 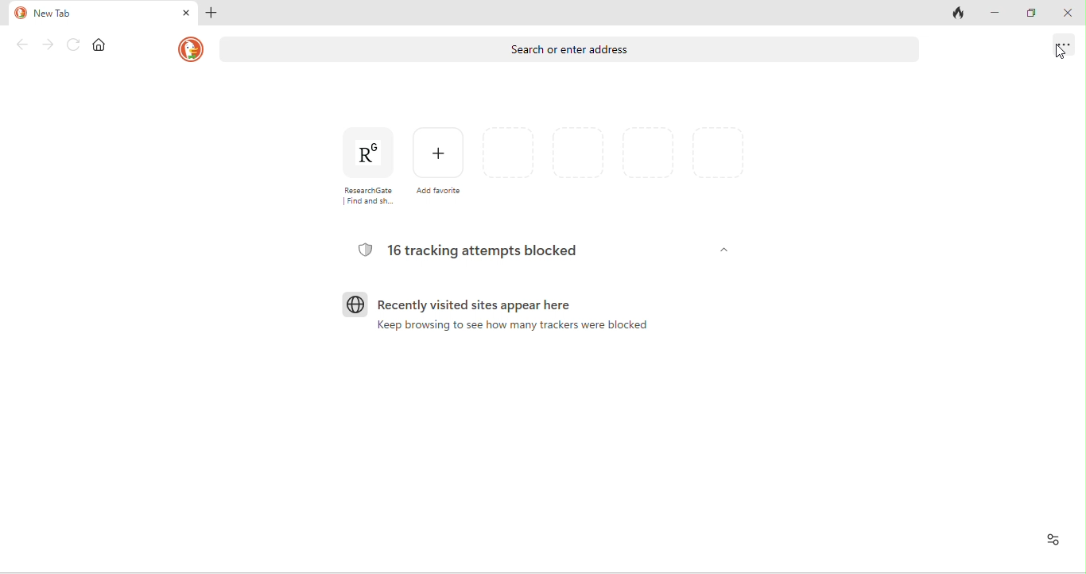 What do you see at coordinates (1049, 539) in the screenshot?
I see `options` at bounding box center [1049, 539].